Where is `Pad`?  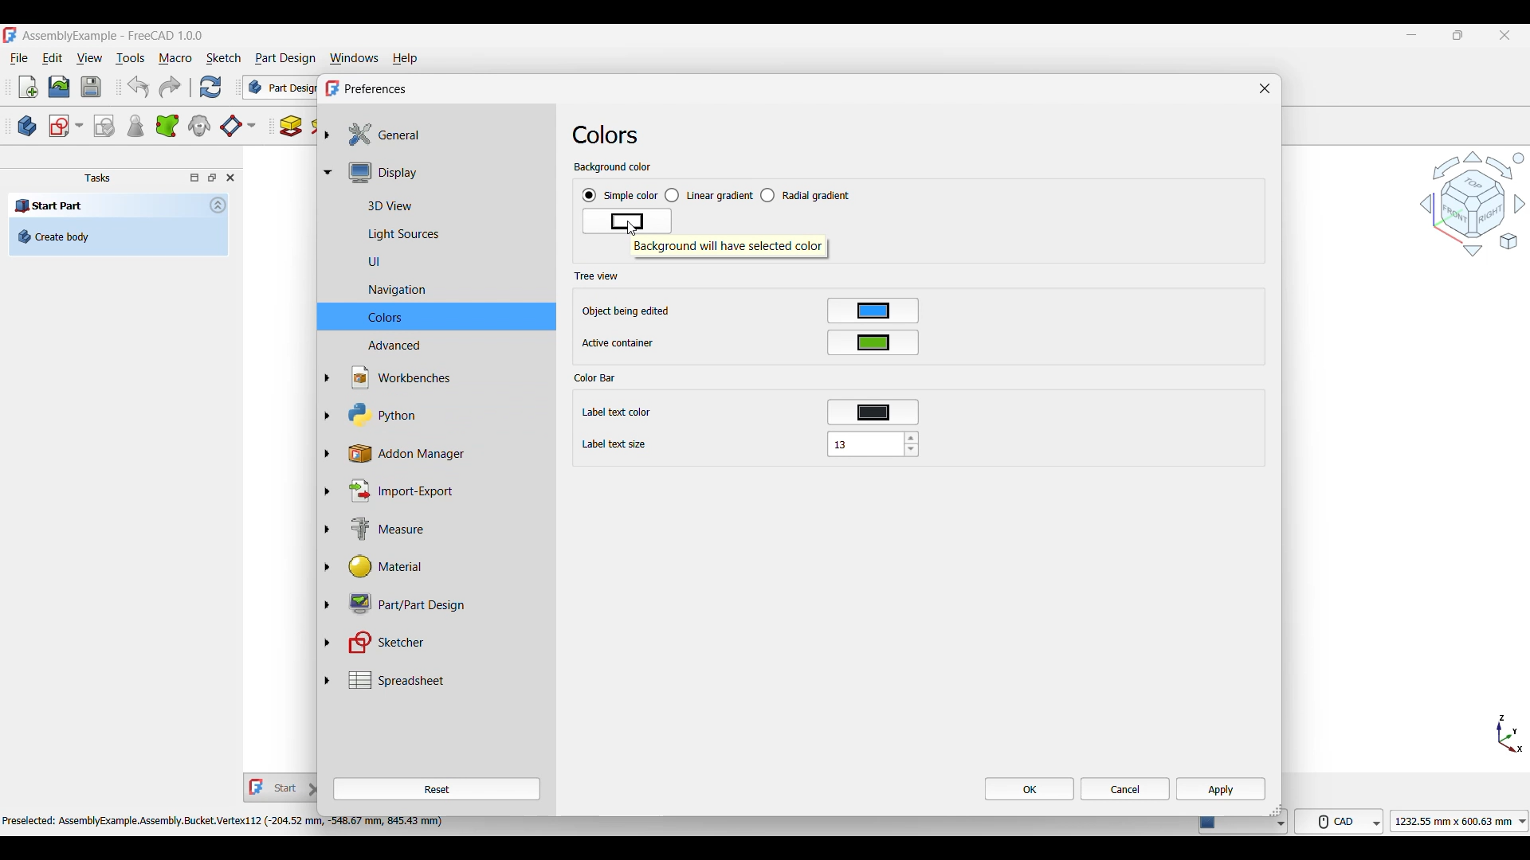 Pad is located at coordinates (291, 126).